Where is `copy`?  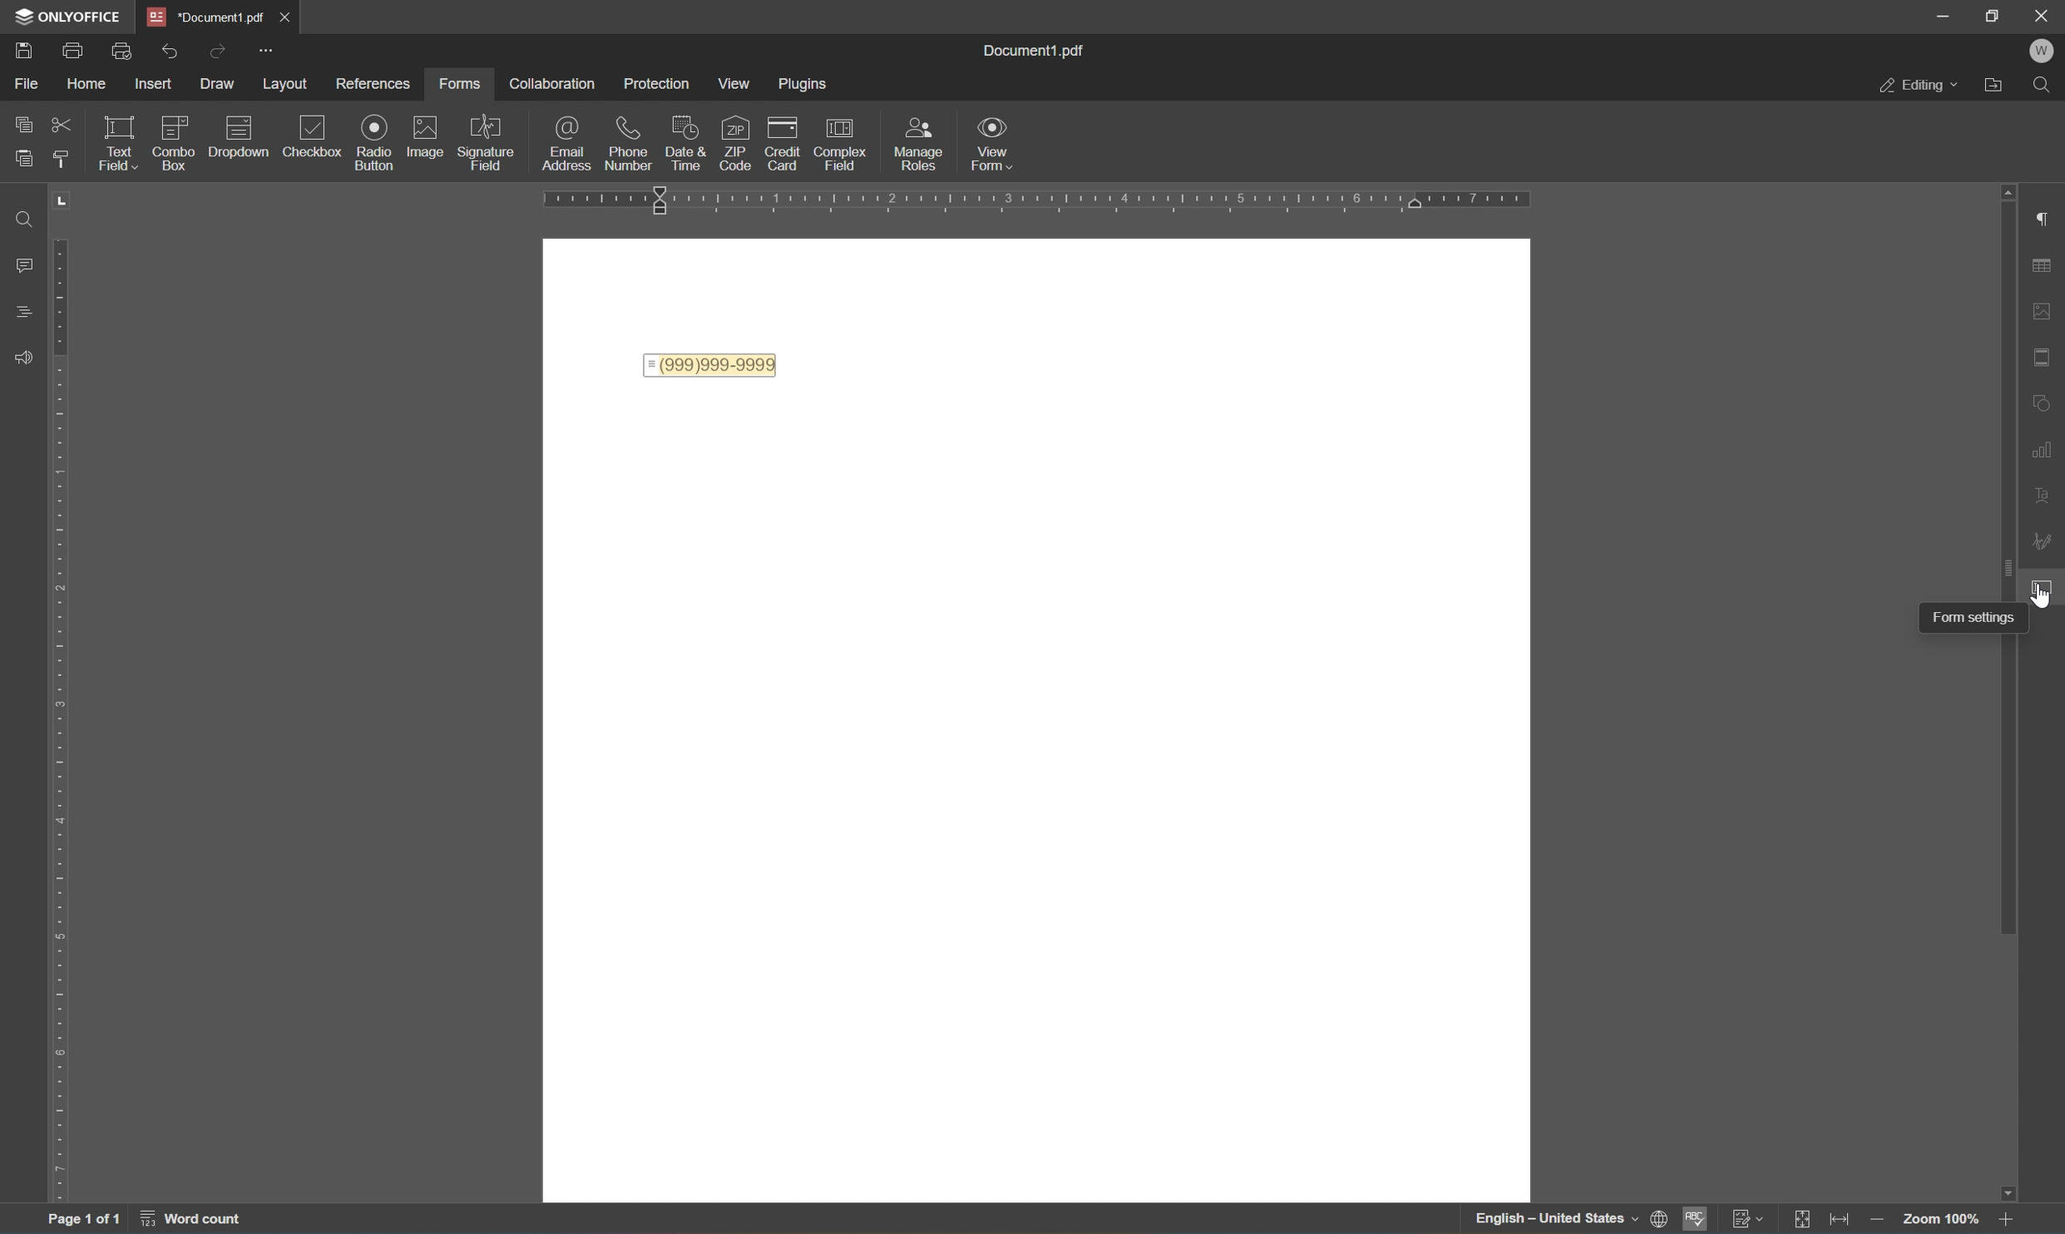 copy is located at coordinates (16, 123).